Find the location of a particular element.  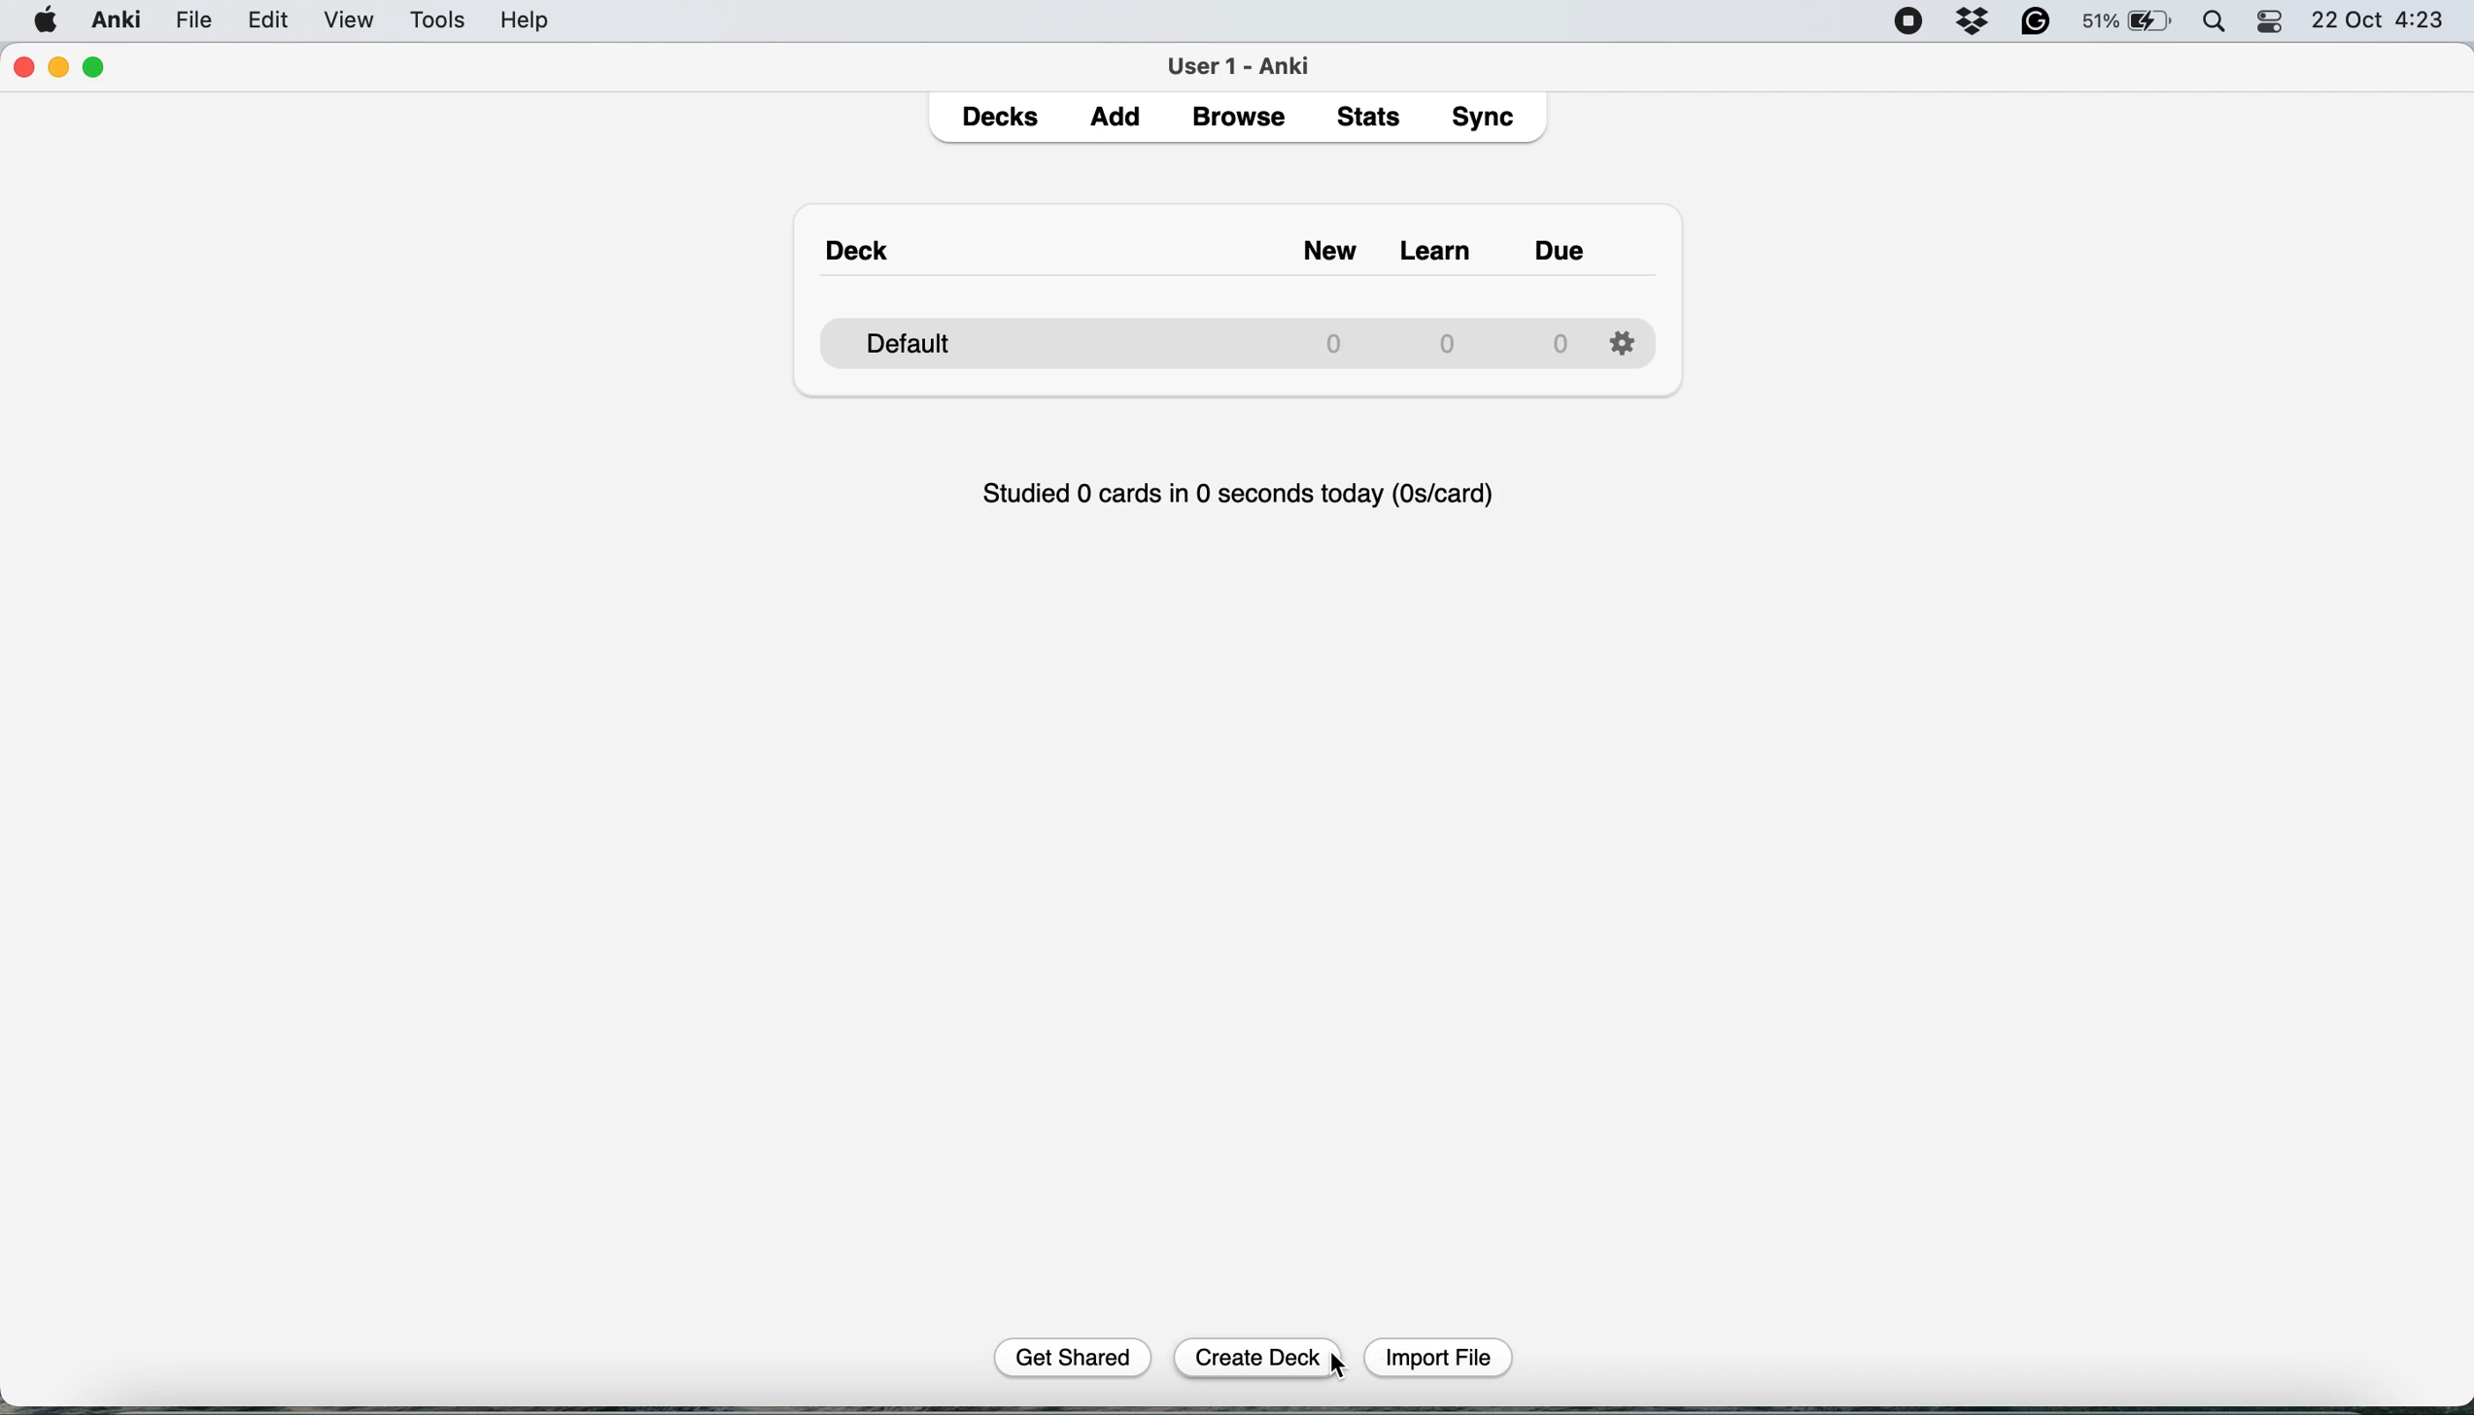

maximise is located at coordinates (102, 62).